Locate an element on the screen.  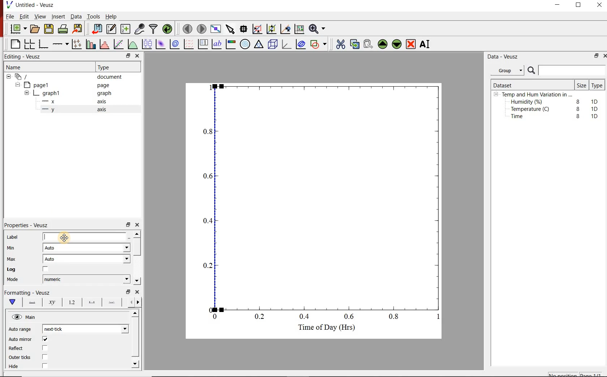
Group. is located at coordinates (509, 69).